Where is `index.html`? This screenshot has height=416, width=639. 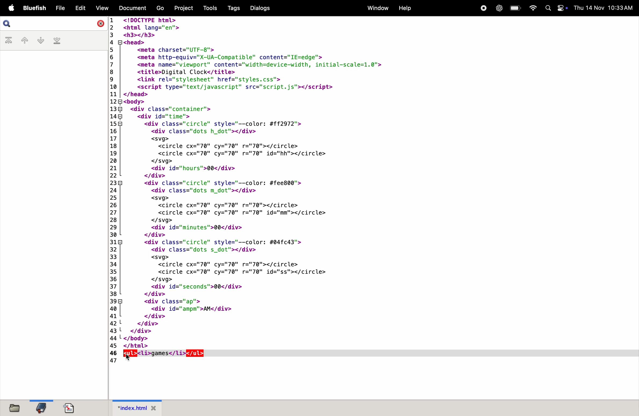 index.html is located at coordinates (138, 407).